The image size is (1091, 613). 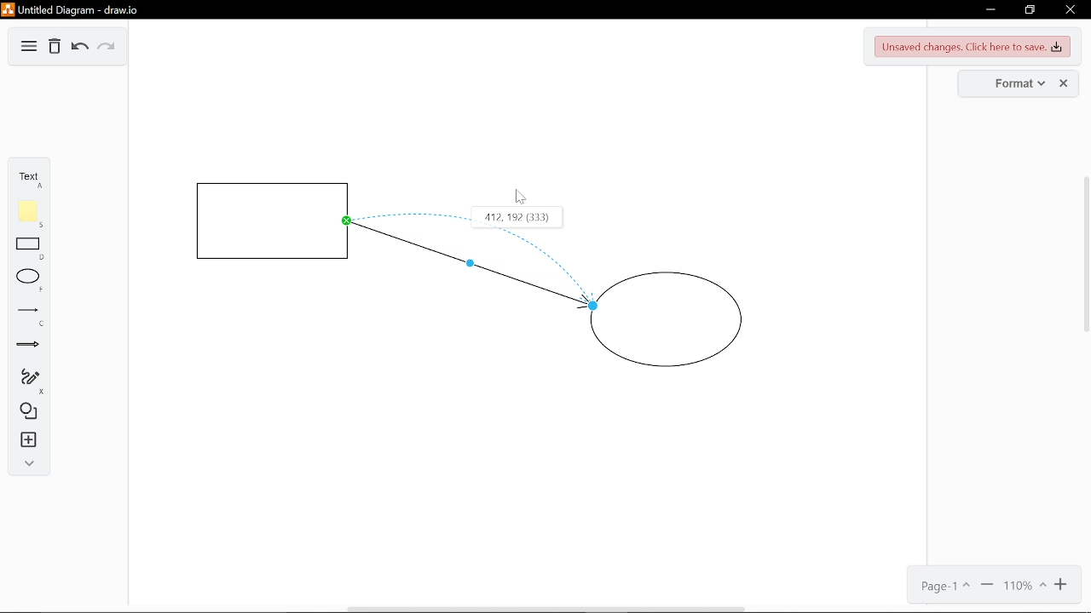 I want to click on Note, so click(x=28, y=211).